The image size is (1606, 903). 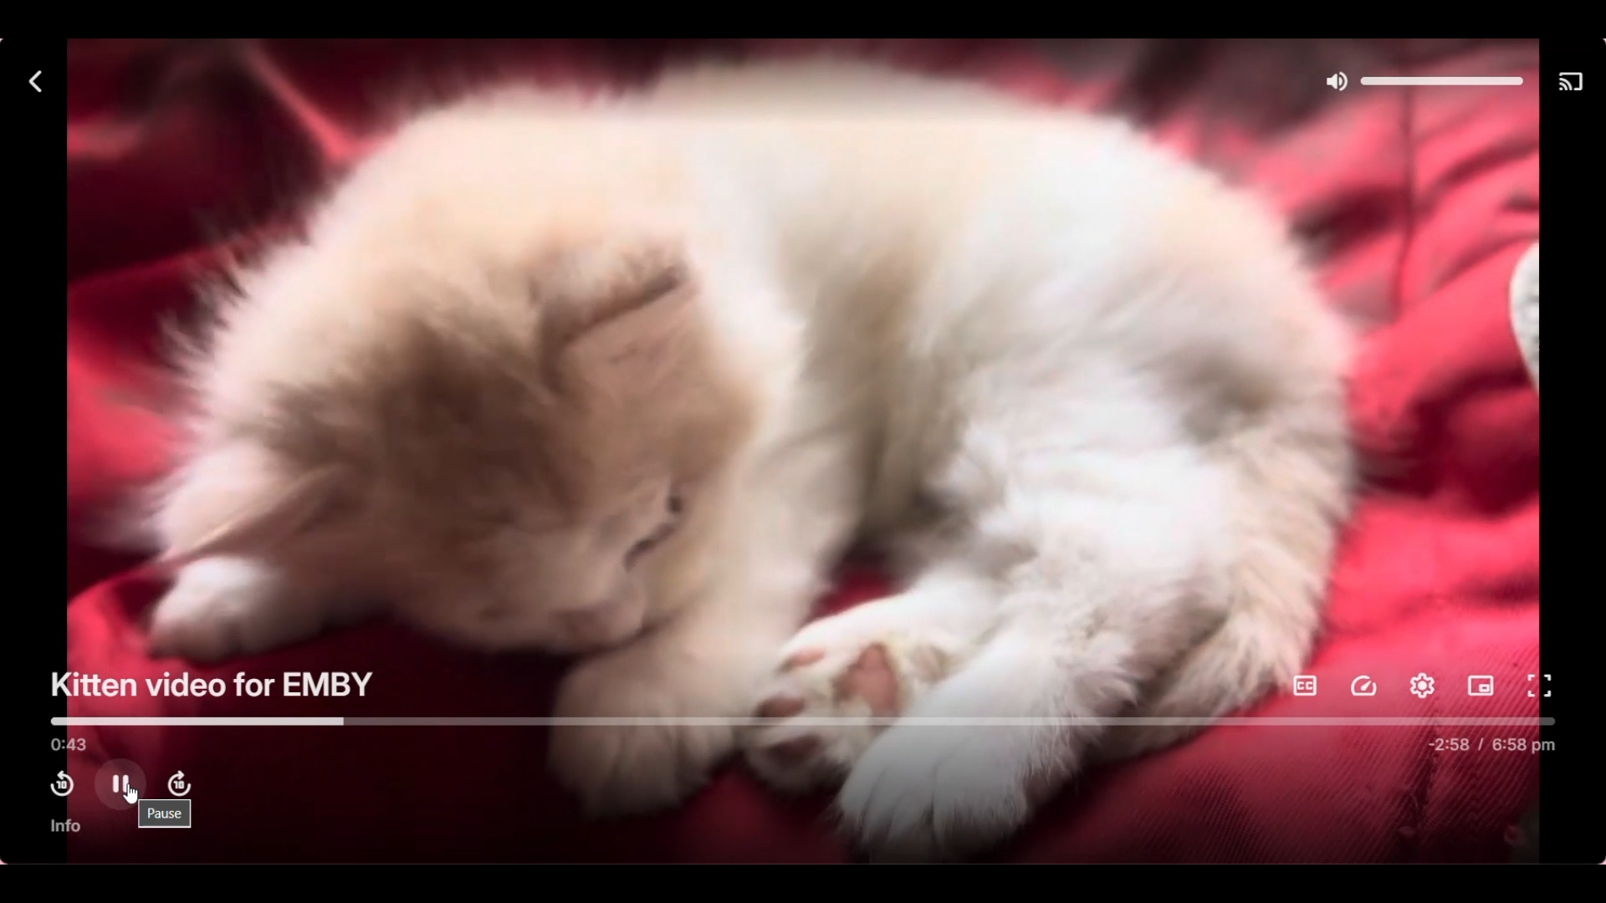 I want to click on Playback speed, so click(x=1364, y=686).